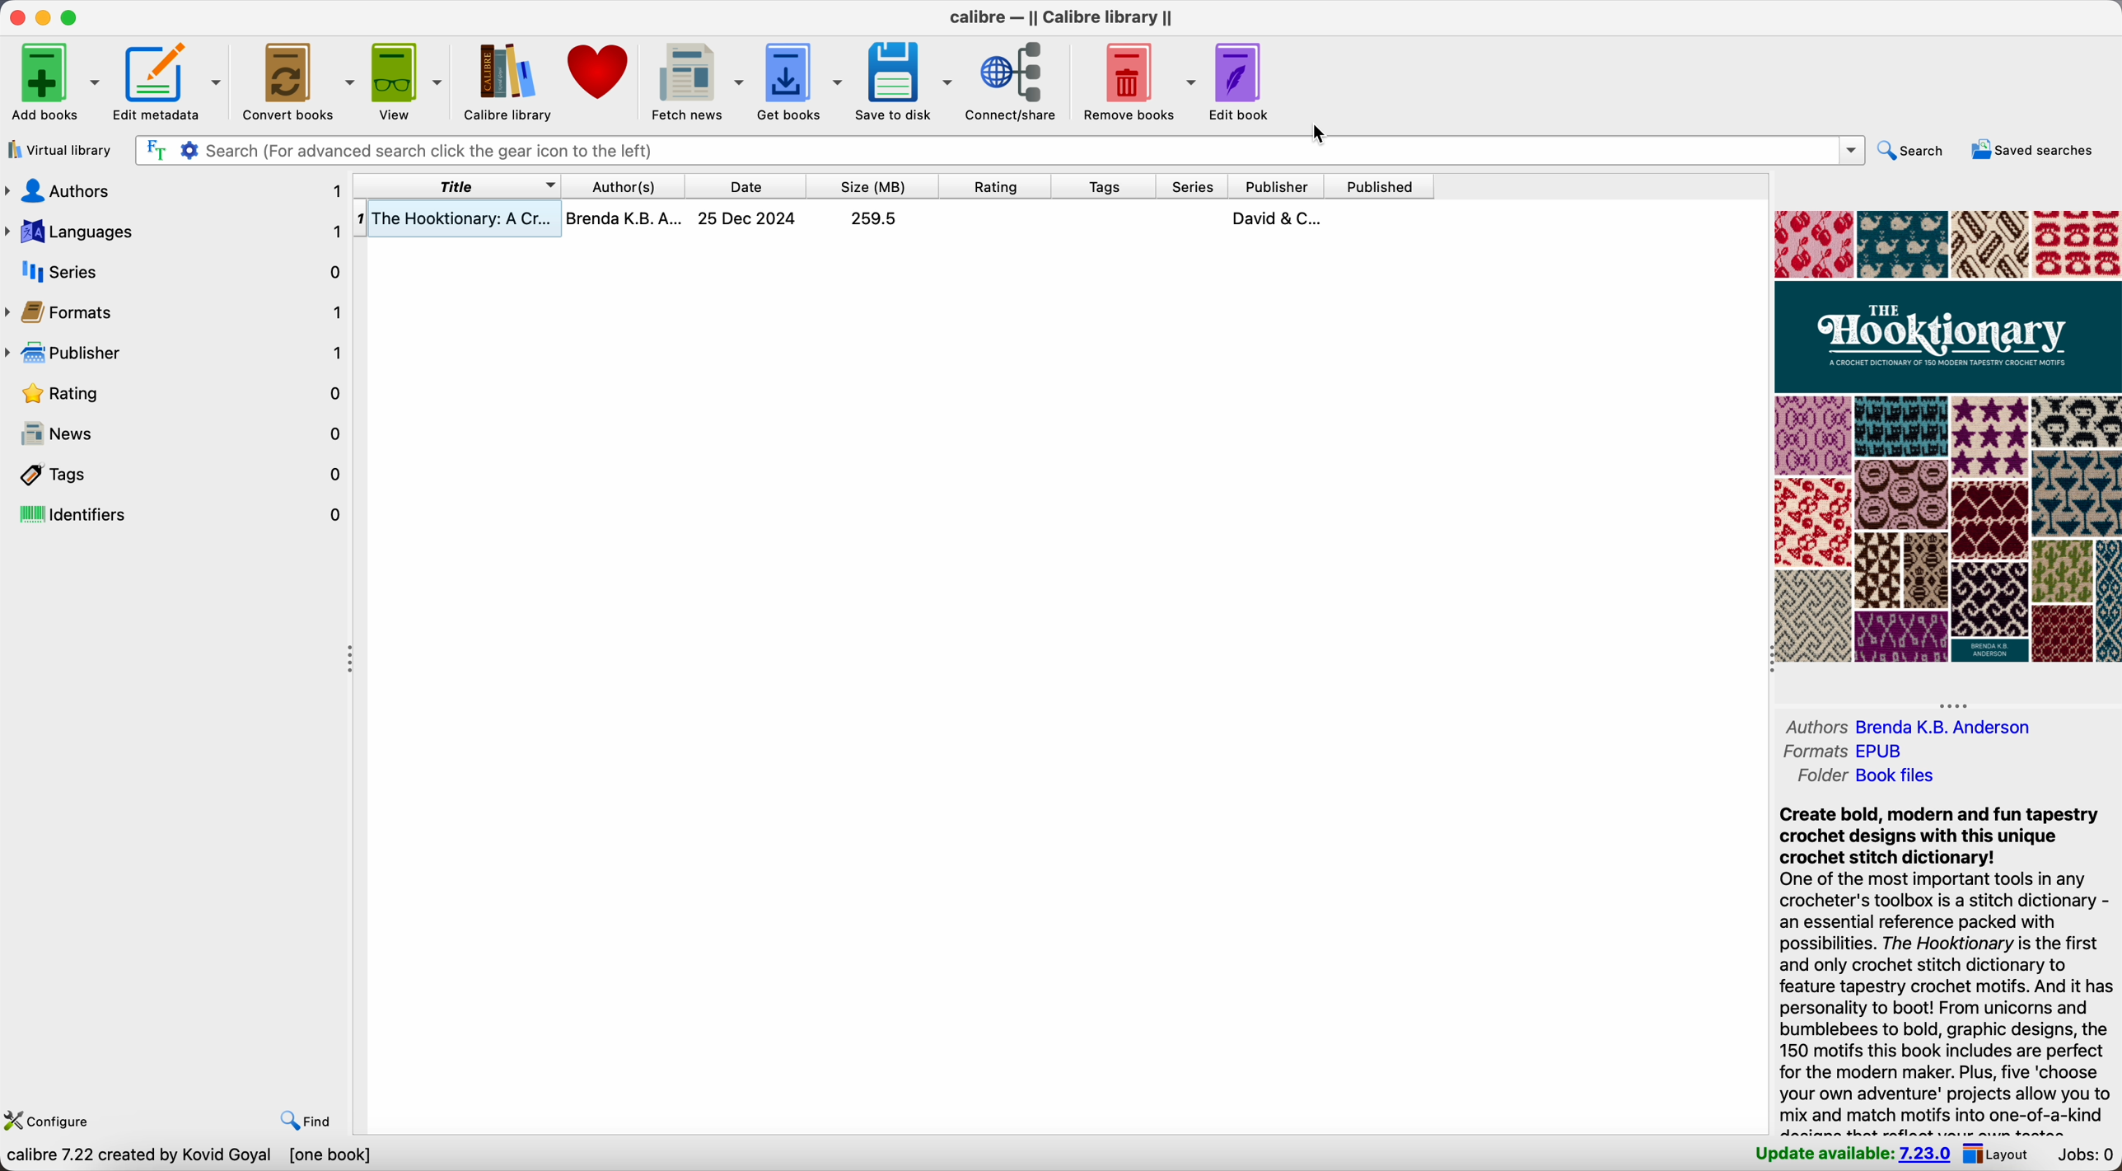 Image resolution: width=2122 pixels, height=1171 pixels. Describe the element at coordinates (894, 222) in the screenshot. I see `book` at that location.